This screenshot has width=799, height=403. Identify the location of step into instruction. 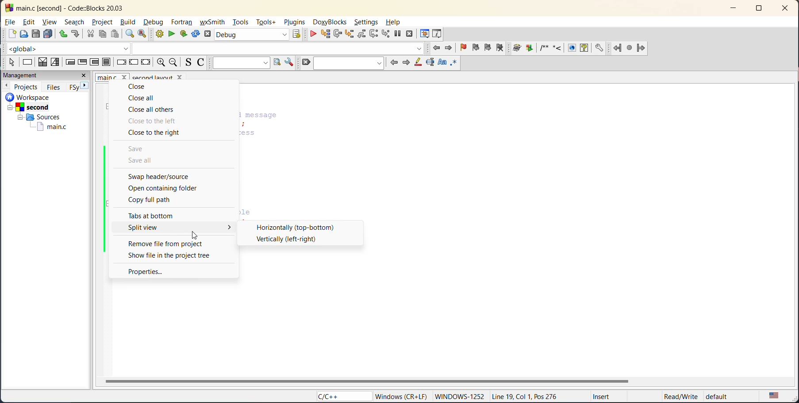
(384, 34).